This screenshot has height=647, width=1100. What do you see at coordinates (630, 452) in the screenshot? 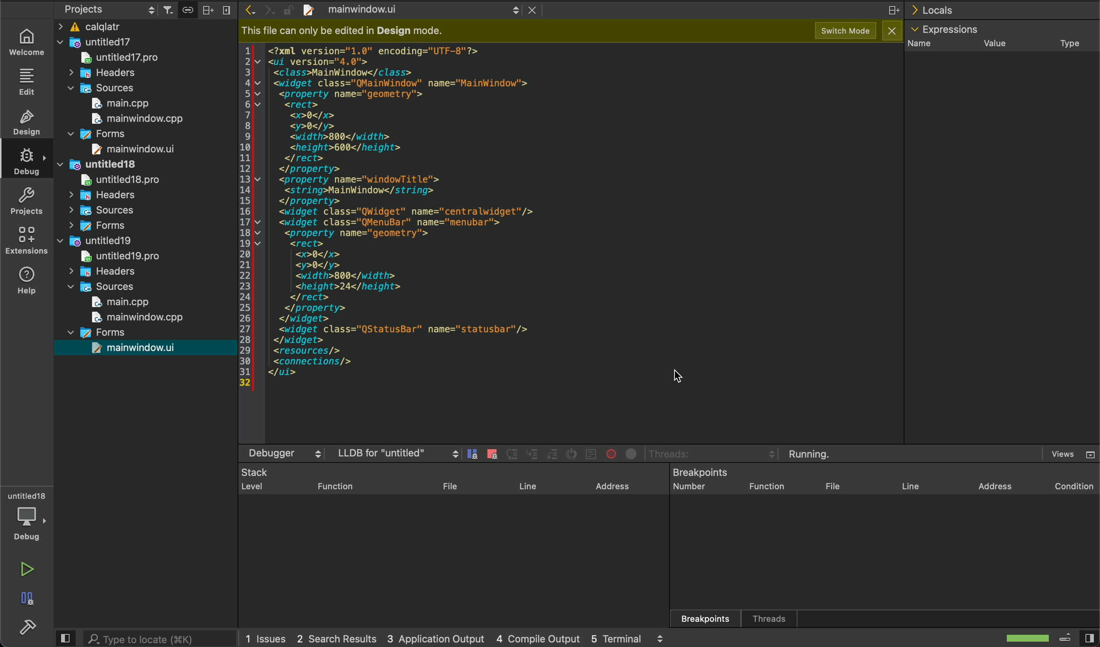
I see `terminal buttons` at bounding box center [630, 452].